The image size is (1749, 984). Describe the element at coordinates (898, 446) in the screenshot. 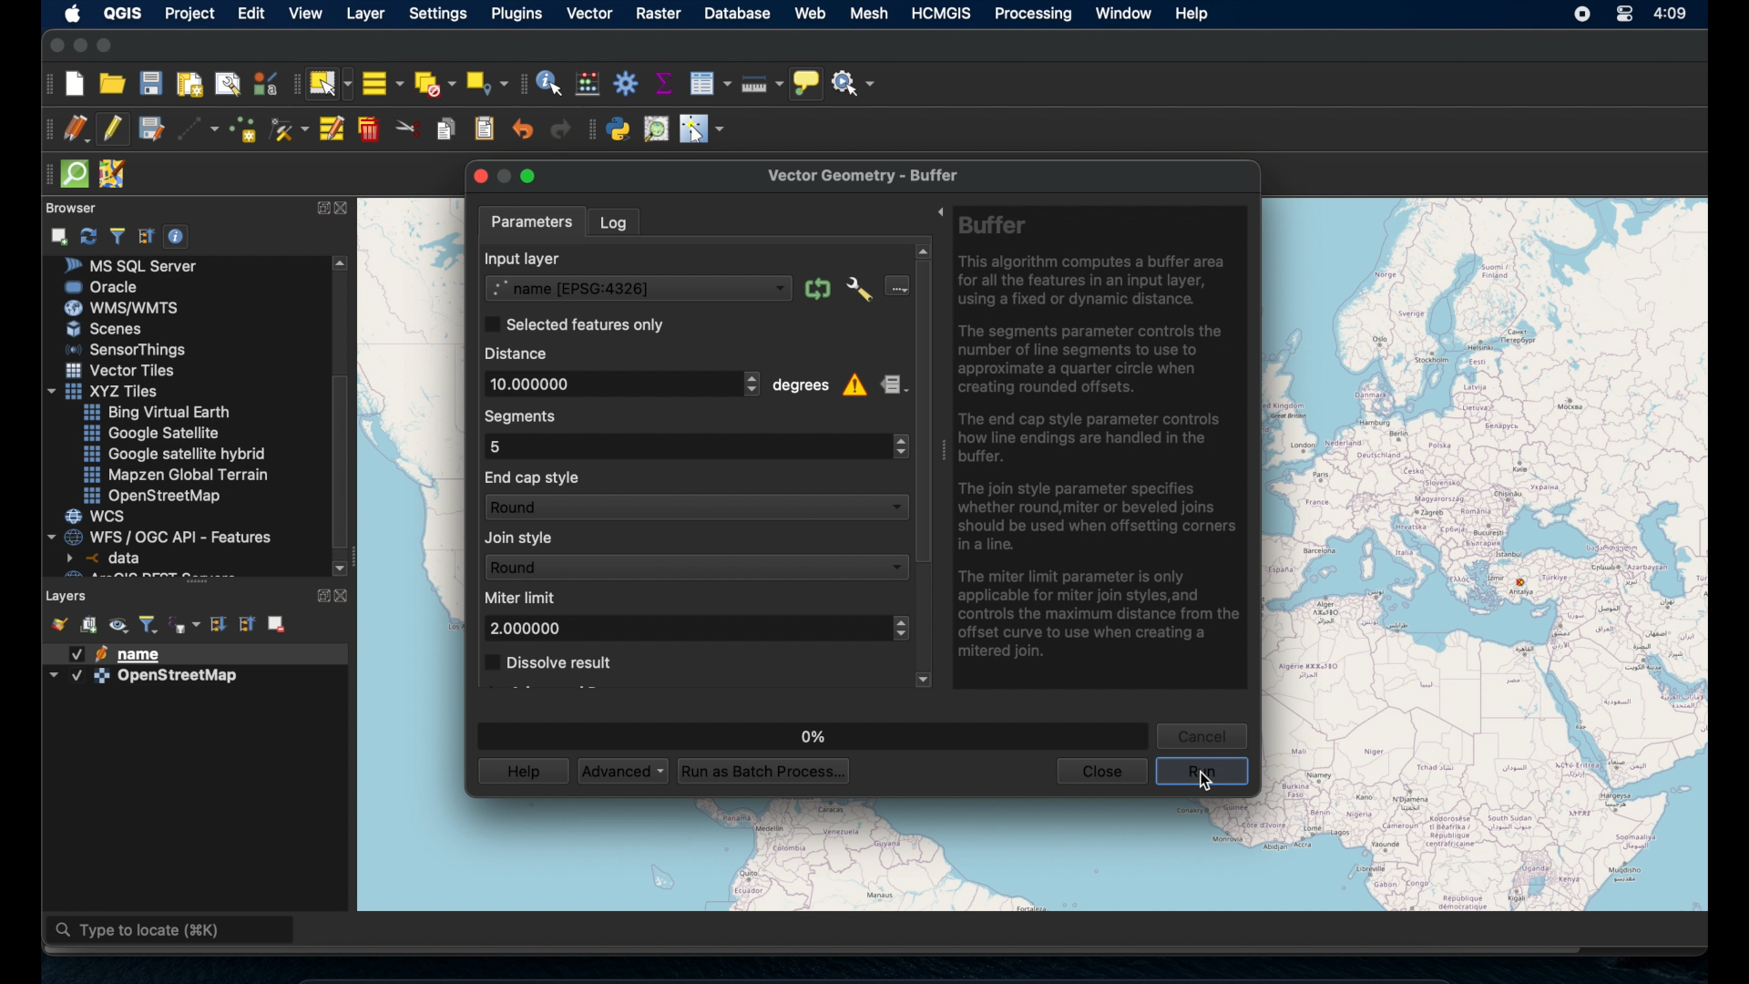

I see `stepper buttons` at that location.